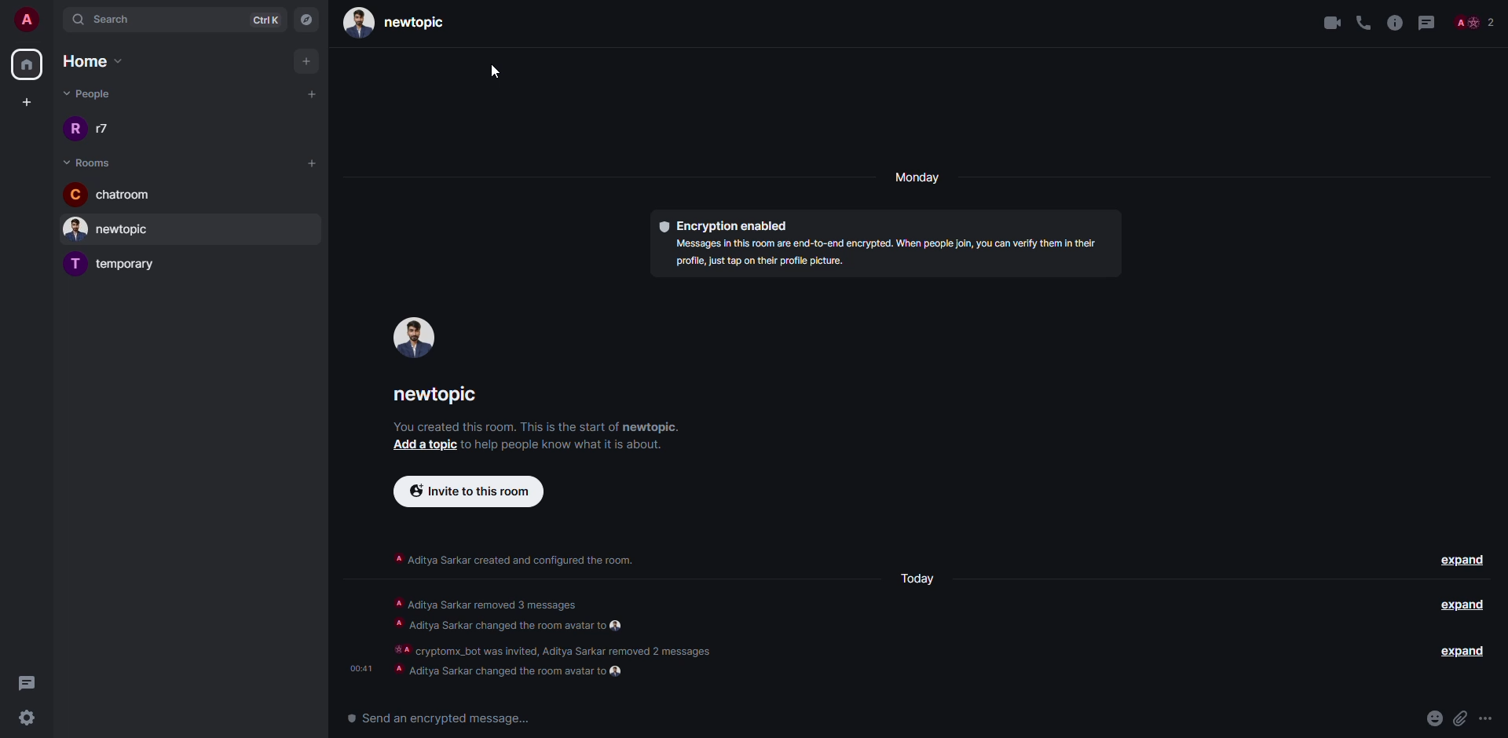  I want to click on rooms, so click(90, 163).